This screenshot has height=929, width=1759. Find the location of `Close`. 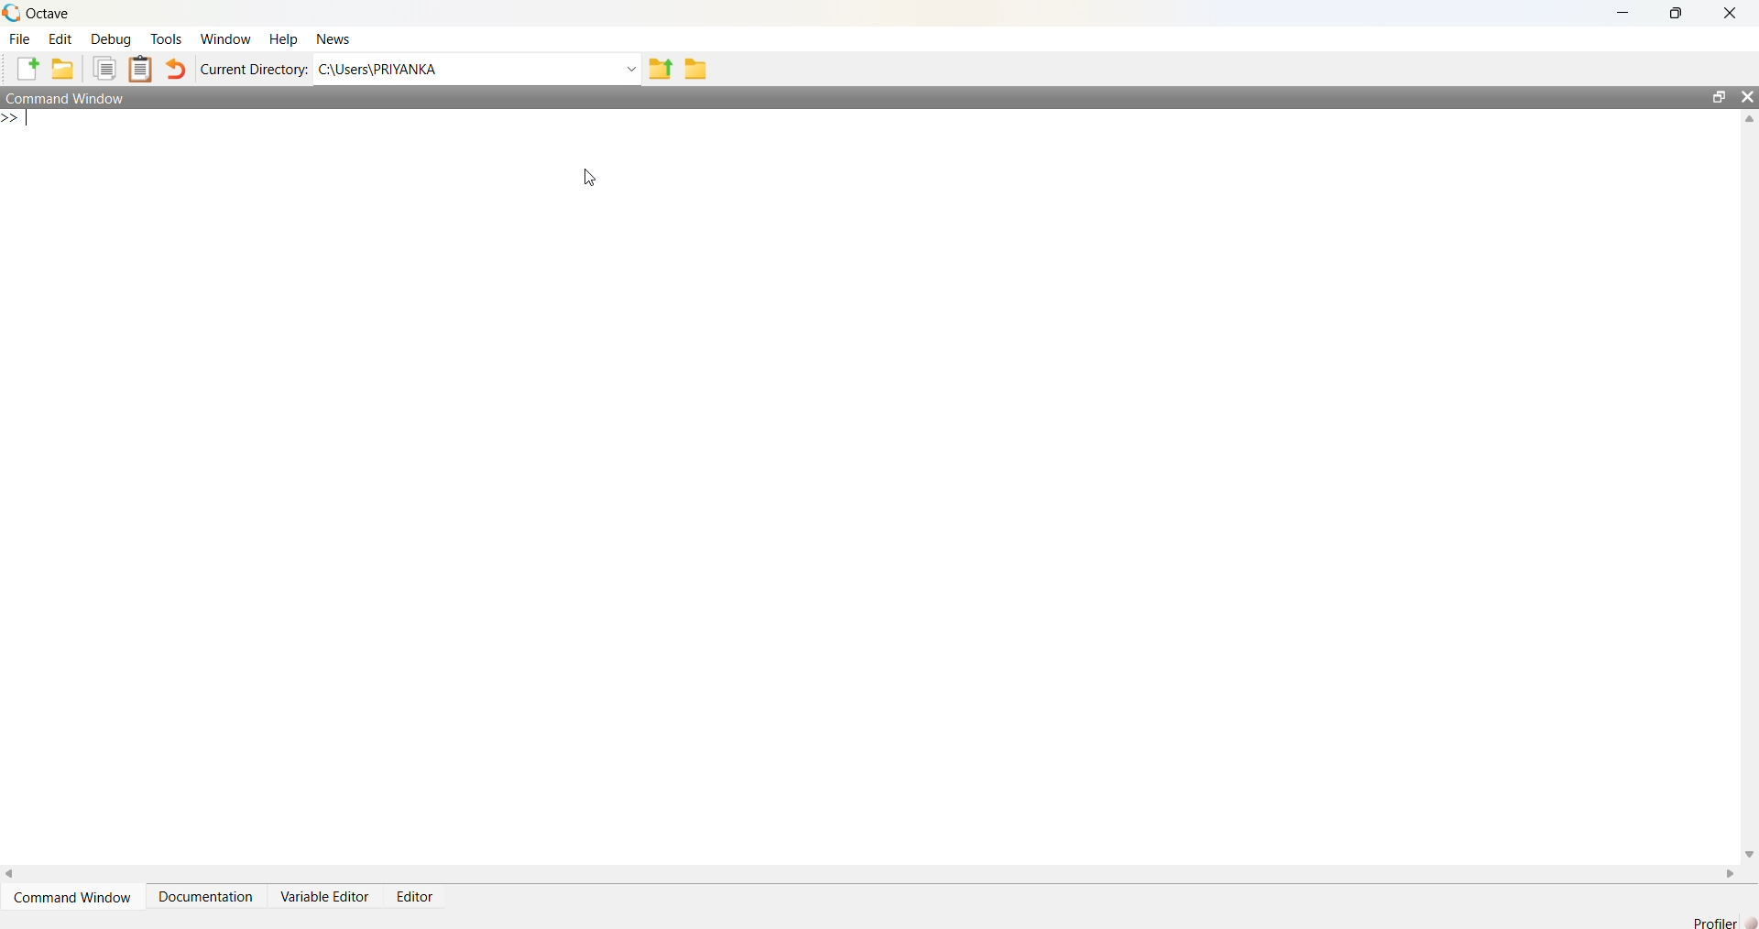

Close is located at coordinates (1747, 99).